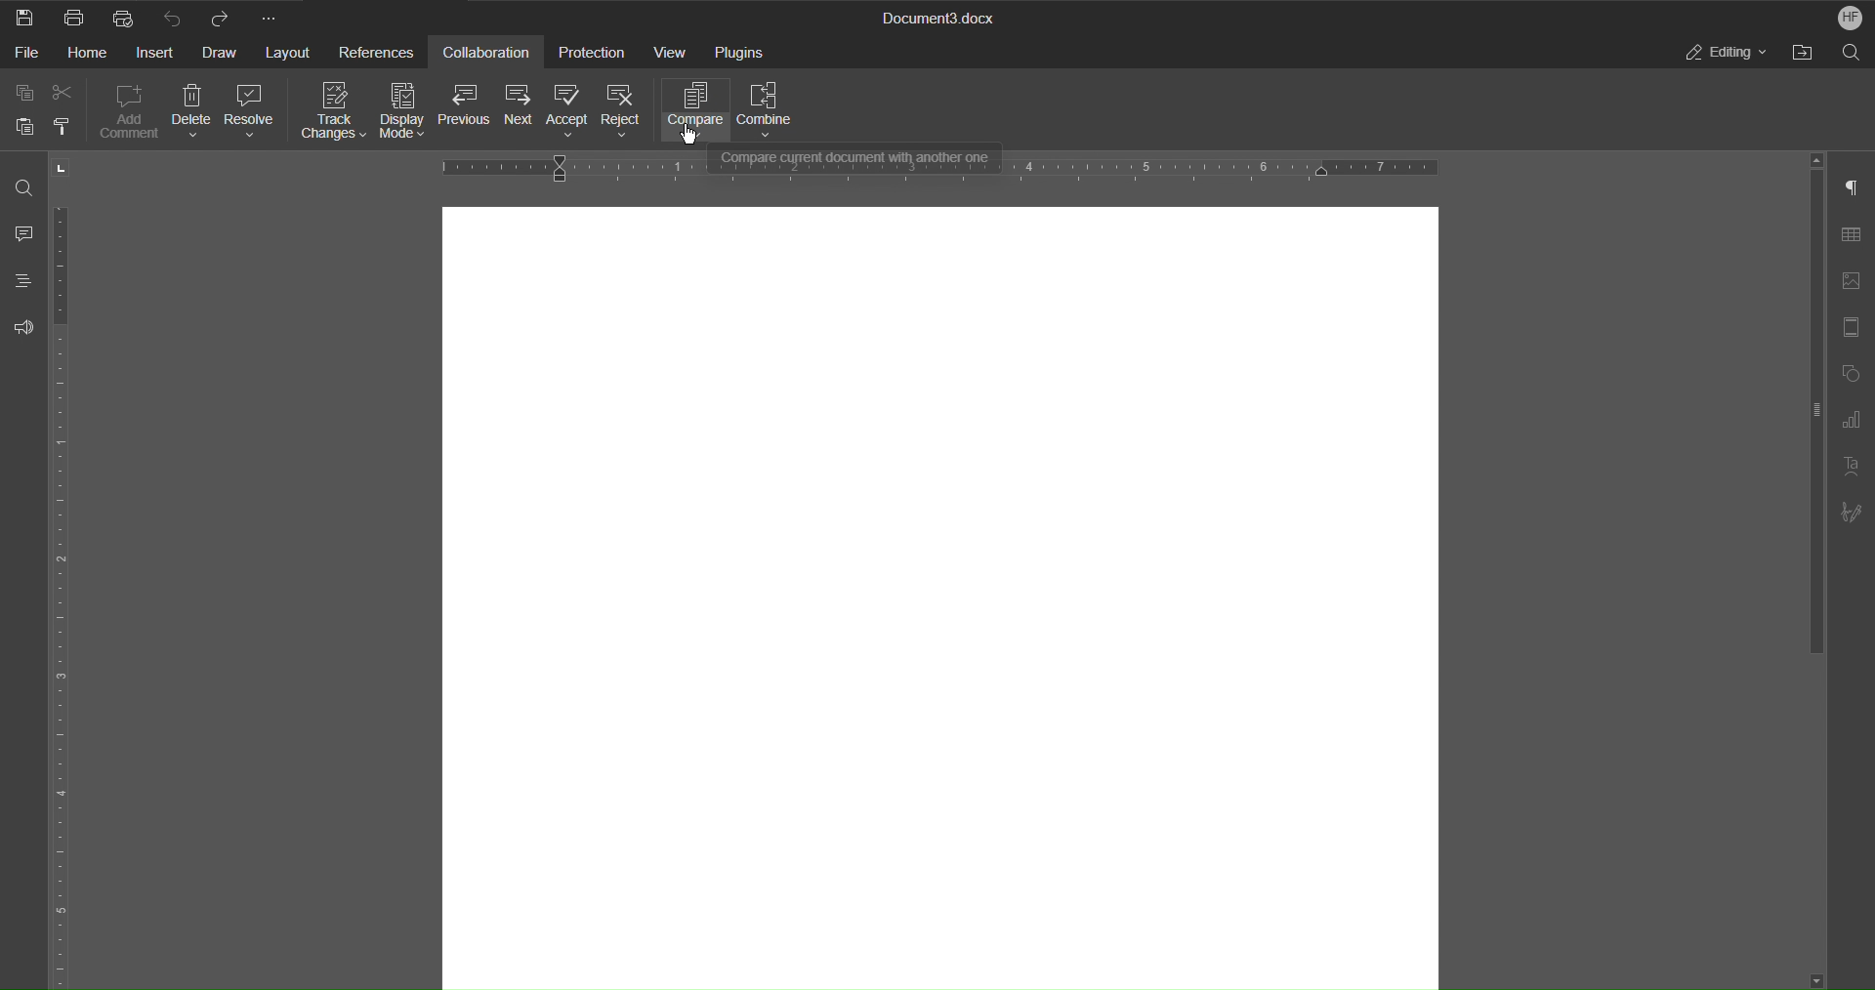  What do you see at coordinates (65, 594) in the screenshot?
I see `Vertical Ruler` at bounding box center [65, 594].